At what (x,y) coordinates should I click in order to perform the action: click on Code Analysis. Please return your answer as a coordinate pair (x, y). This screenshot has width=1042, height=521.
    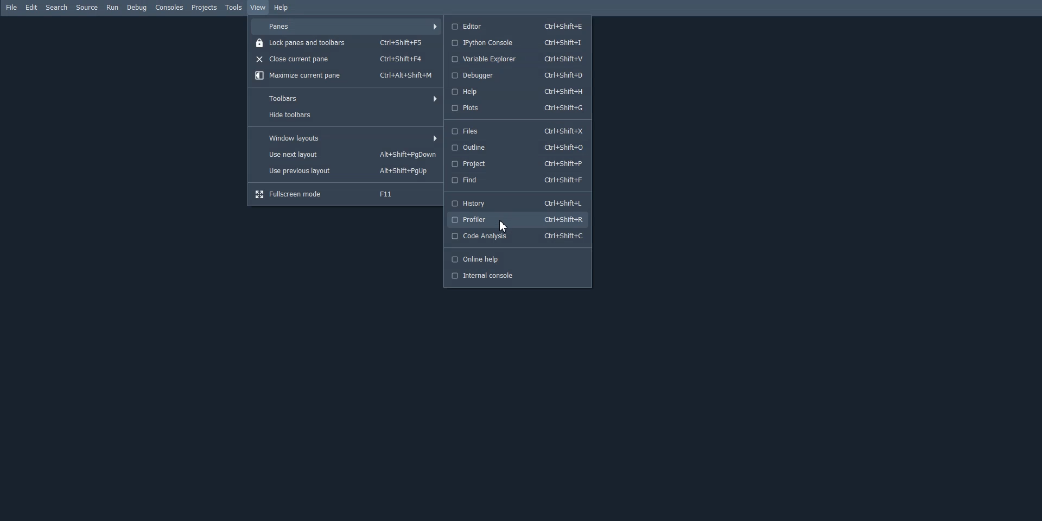
    Looking at the image, I should click on (517, 237).